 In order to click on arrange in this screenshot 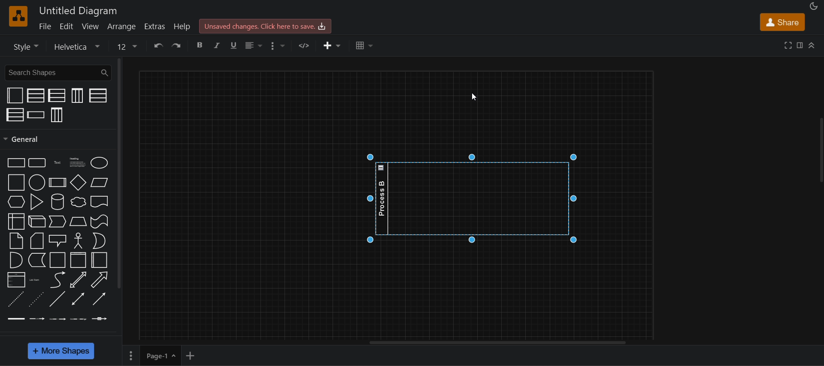, I will do `click(121, 26)`.